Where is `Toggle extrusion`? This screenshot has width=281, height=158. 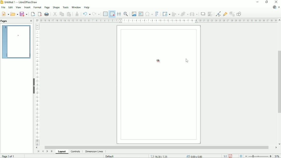 Toggle extrusion is located at coordinates (232, 14).